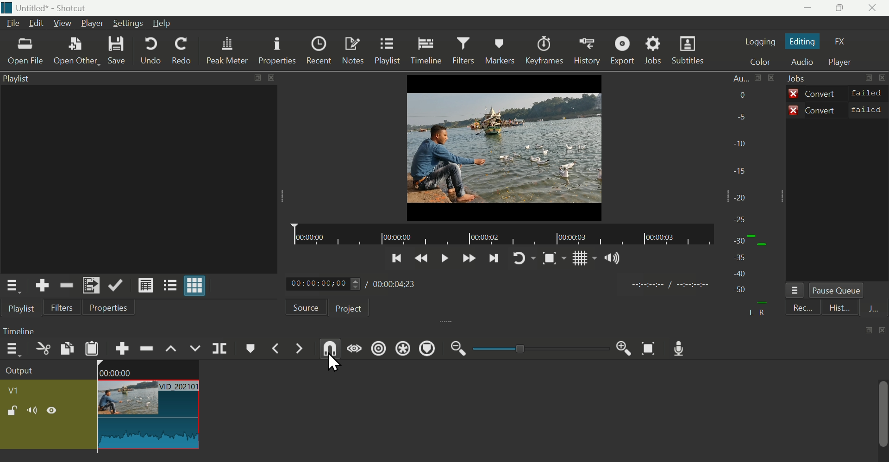 The image size is (889, 462). What do you see at coordinates (42, 351) in the screenshot?
I see `Cut` at bounding box center [42, 351].